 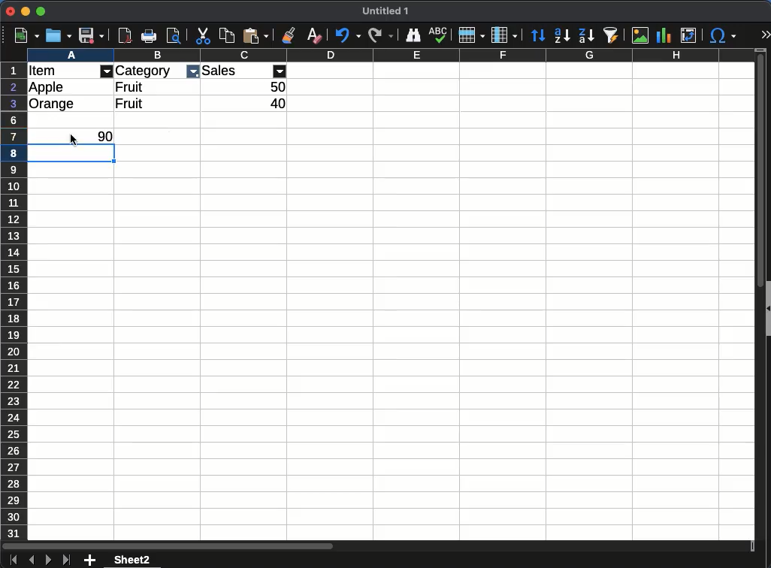 I want to click on Item, so click(x=42, y=71).